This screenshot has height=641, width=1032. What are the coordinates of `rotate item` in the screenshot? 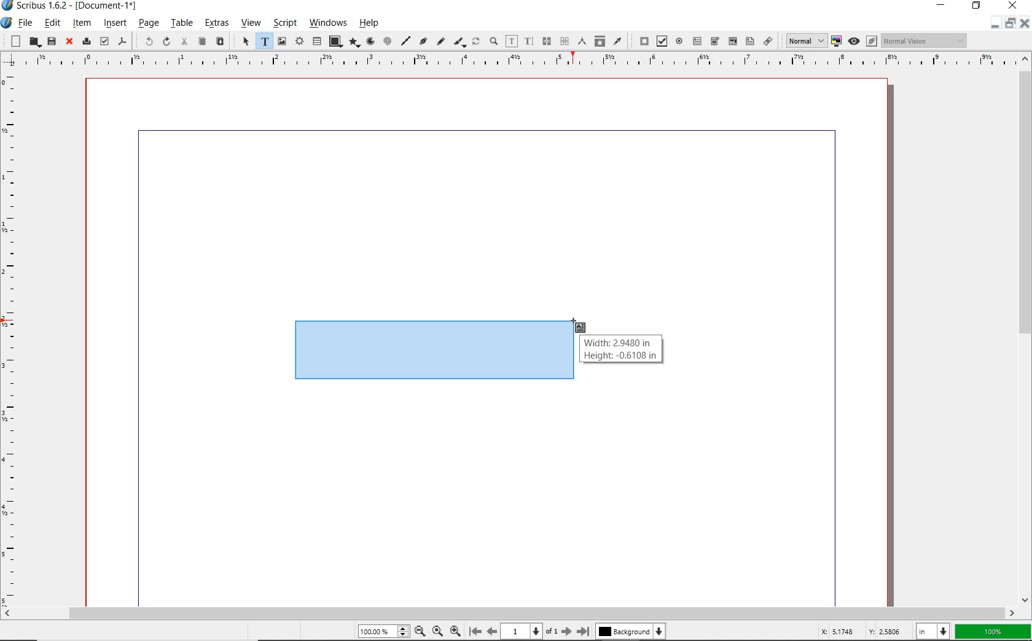 It's located at (476, 42).